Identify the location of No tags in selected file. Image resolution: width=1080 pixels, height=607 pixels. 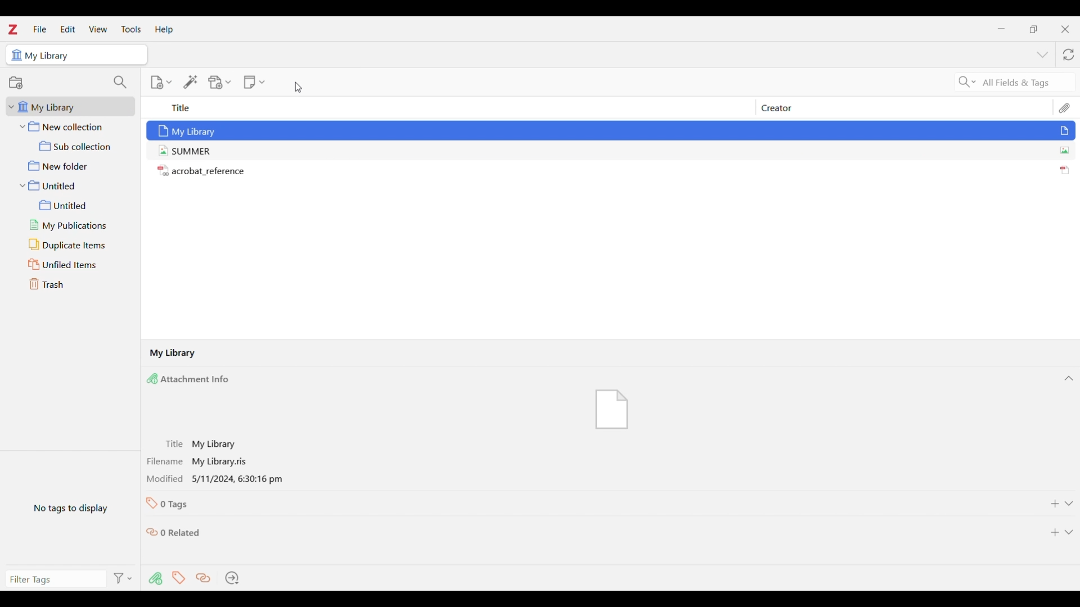
(70, 507).